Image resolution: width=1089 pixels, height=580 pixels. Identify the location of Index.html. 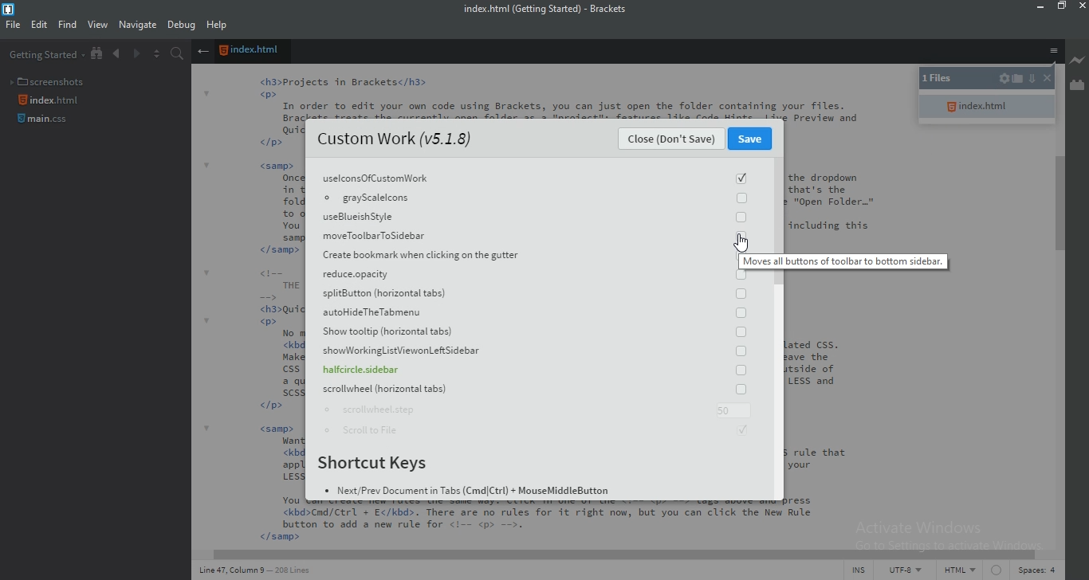
(51, 100).